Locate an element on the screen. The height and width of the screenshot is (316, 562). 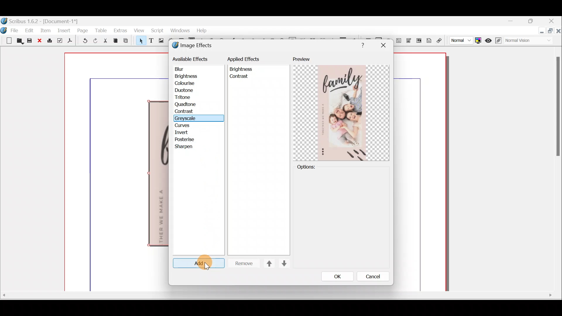
maximise is located at coordinates (549, 32).